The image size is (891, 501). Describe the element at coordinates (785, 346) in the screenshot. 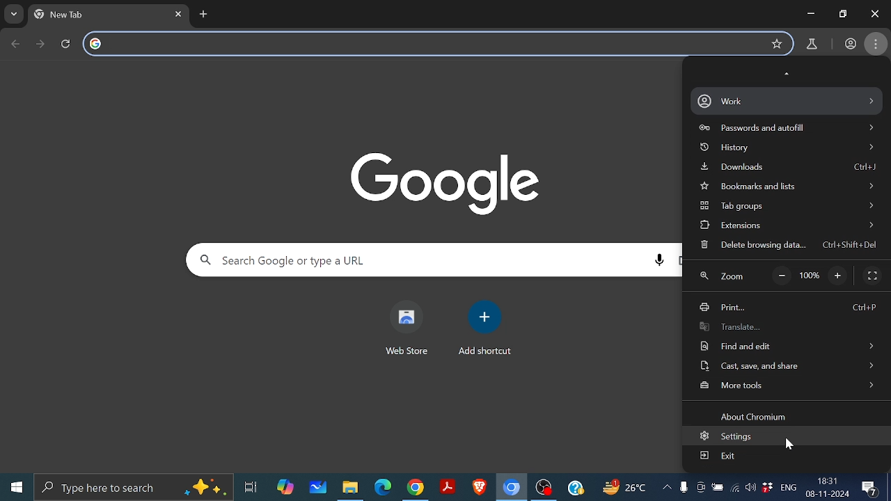

I see `Find and edit` at that location.